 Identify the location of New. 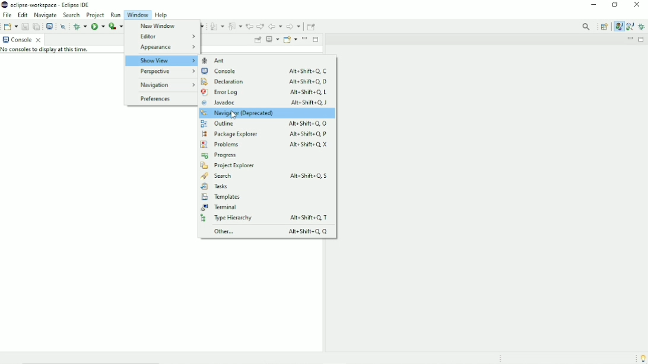
(11, 26).